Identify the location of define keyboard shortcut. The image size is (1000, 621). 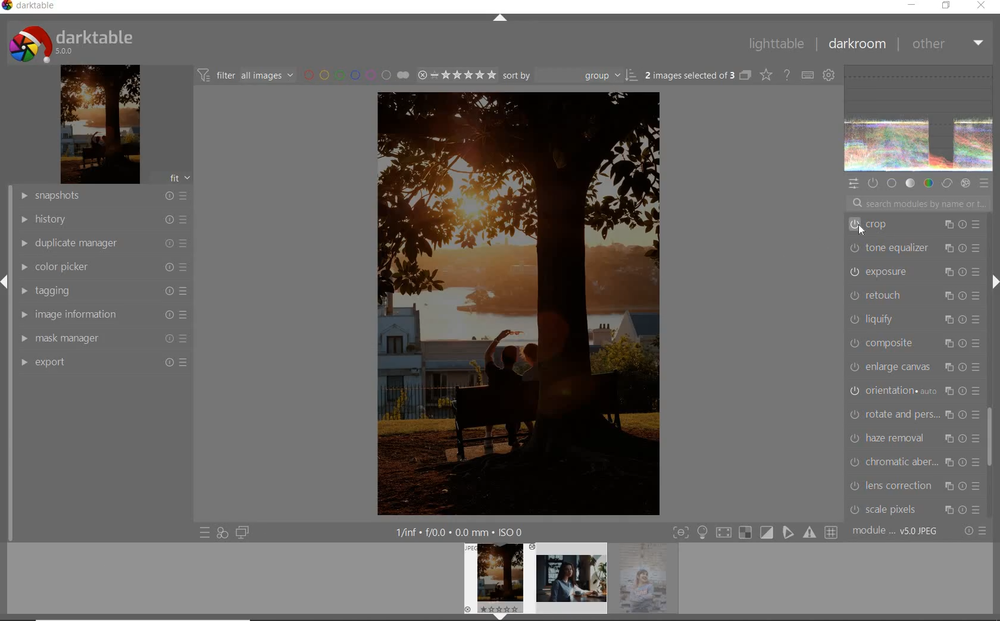
(807, 74).